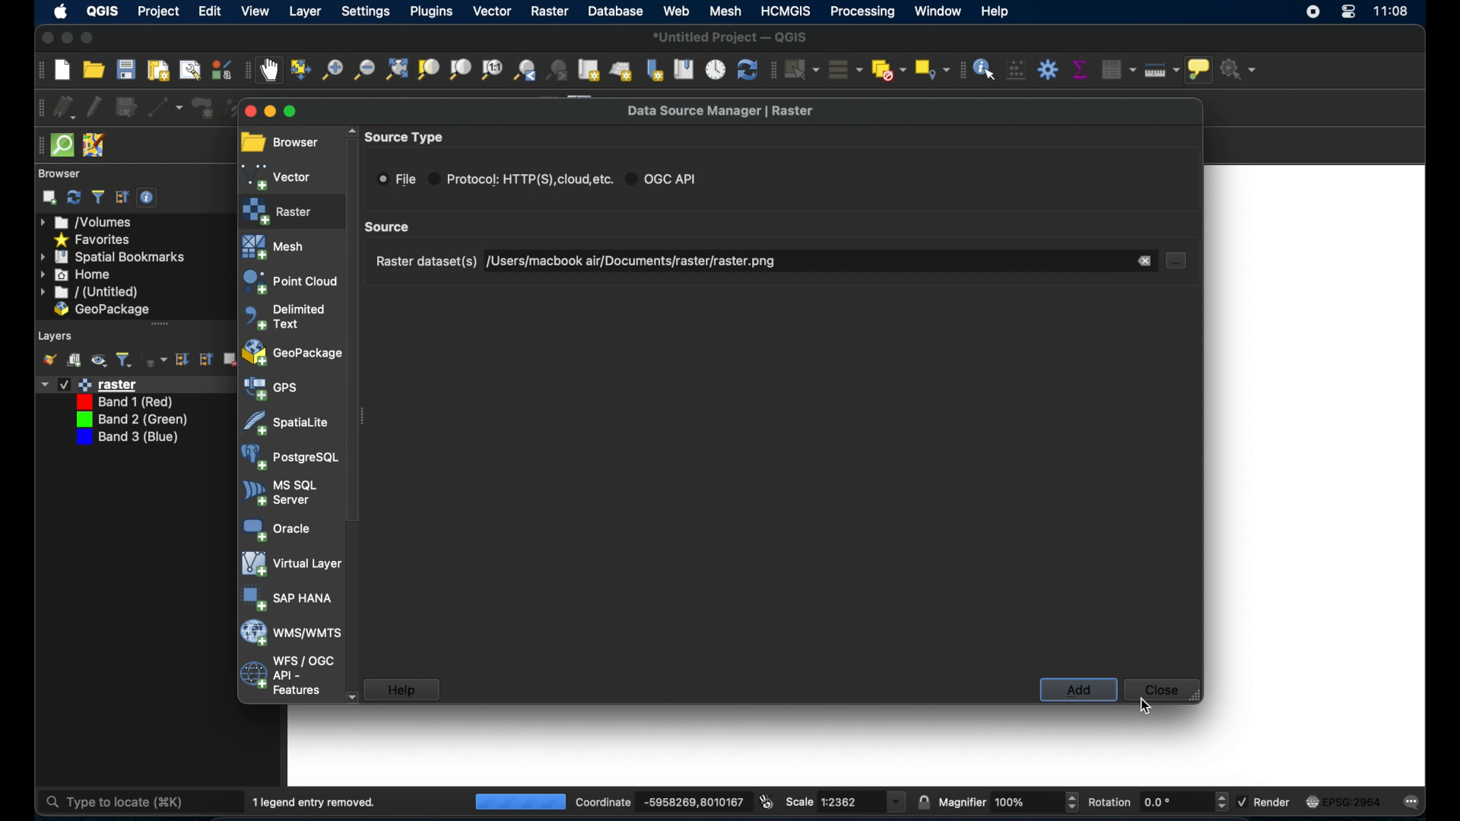 The width and height of the screenshot is (1460, 821). I want to click on raster, so click(109, 384).